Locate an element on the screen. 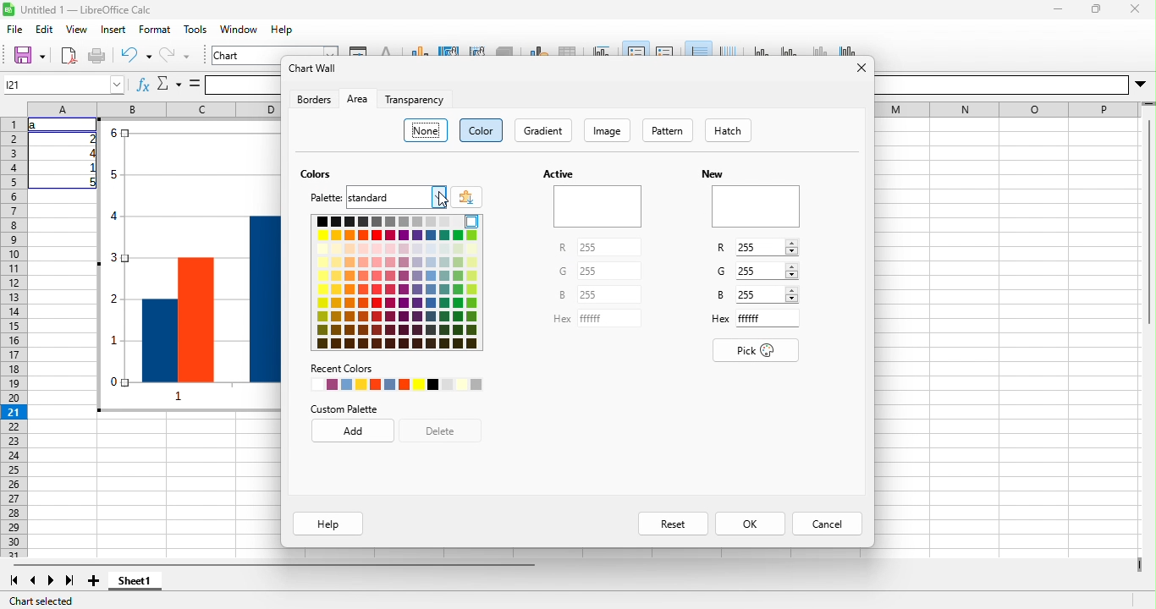  gradient is located at coordinates (543, 130).